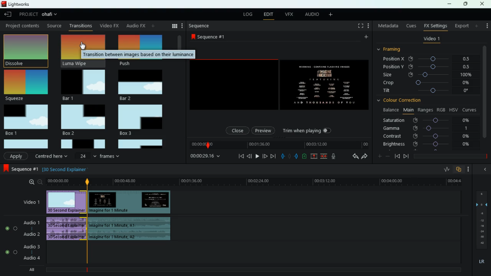 This screenshot has height=276, width=491. What do you see at coordinates (268, 15) in the screenshot?
I see `edit` at bounding box center [268, 15].